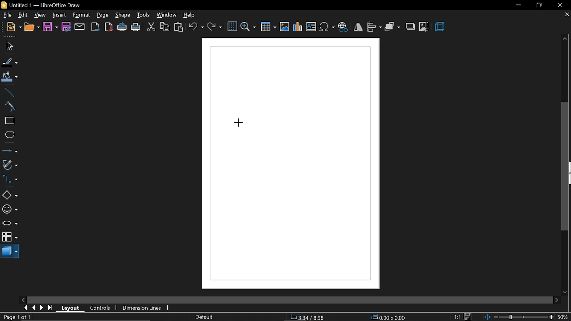 The image size is (571, 321). What do you see at coordinates (41, 15) in the screenshot?
I see `view` at bounding box center [41, 15].